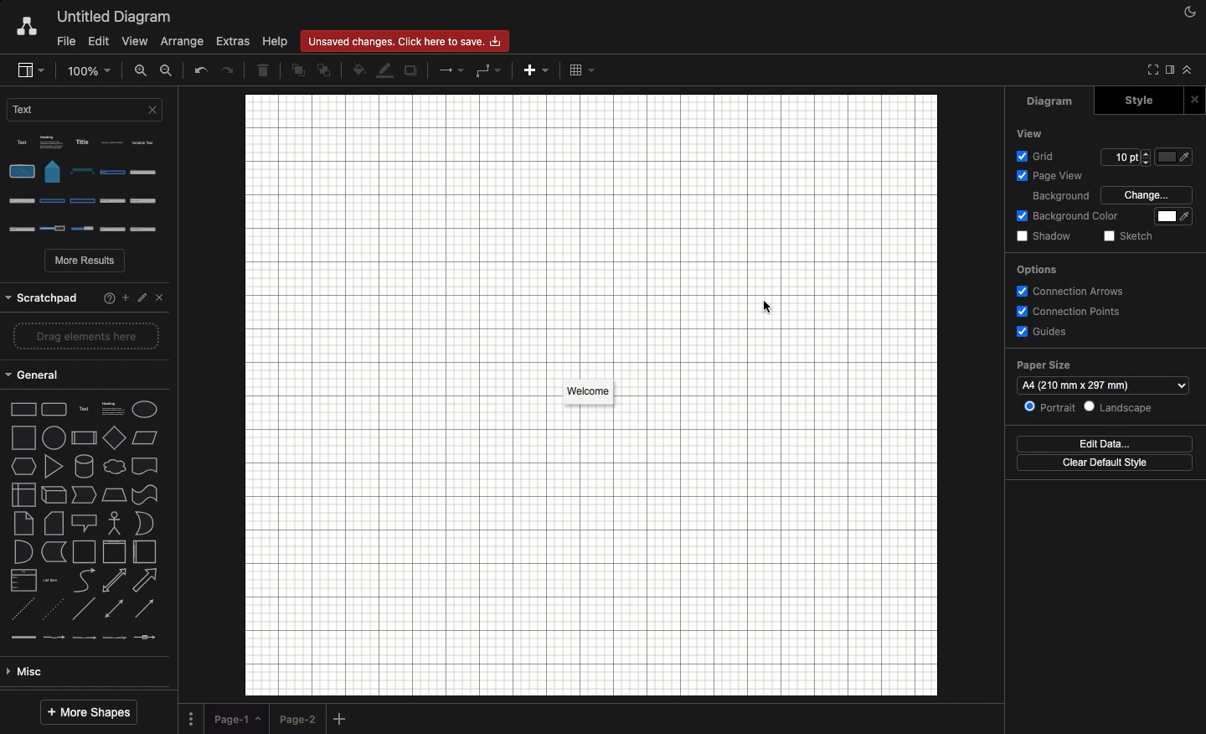  I want to click on Draw.io, so click(26, 28).